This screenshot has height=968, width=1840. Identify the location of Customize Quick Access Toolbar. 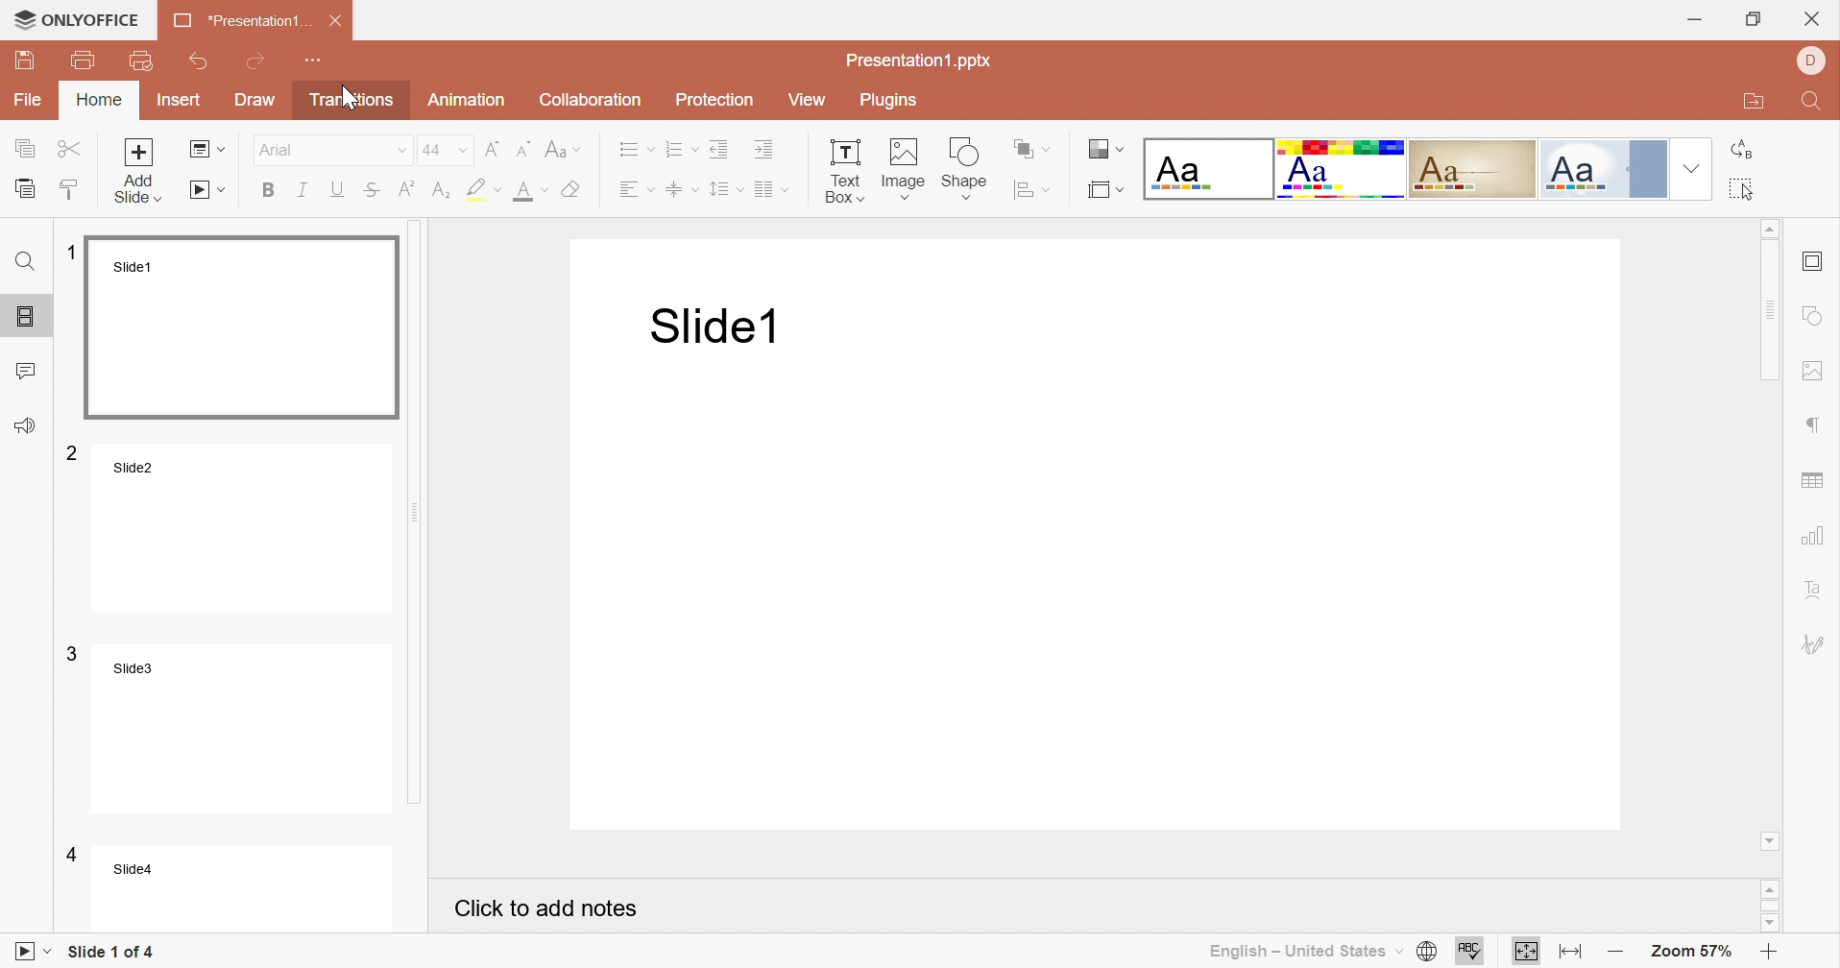
(315, 60).